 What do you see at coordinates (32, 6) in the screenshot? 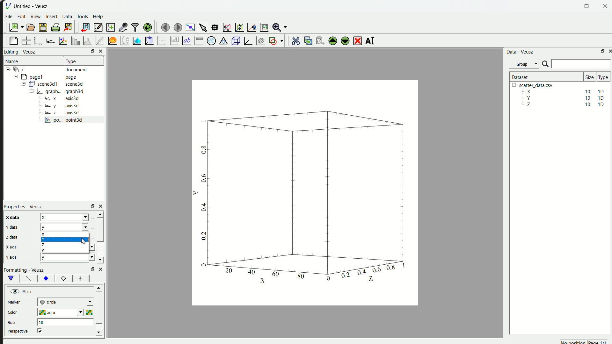
I see `Untitled - Veusz` at bounding box center [32, 6].